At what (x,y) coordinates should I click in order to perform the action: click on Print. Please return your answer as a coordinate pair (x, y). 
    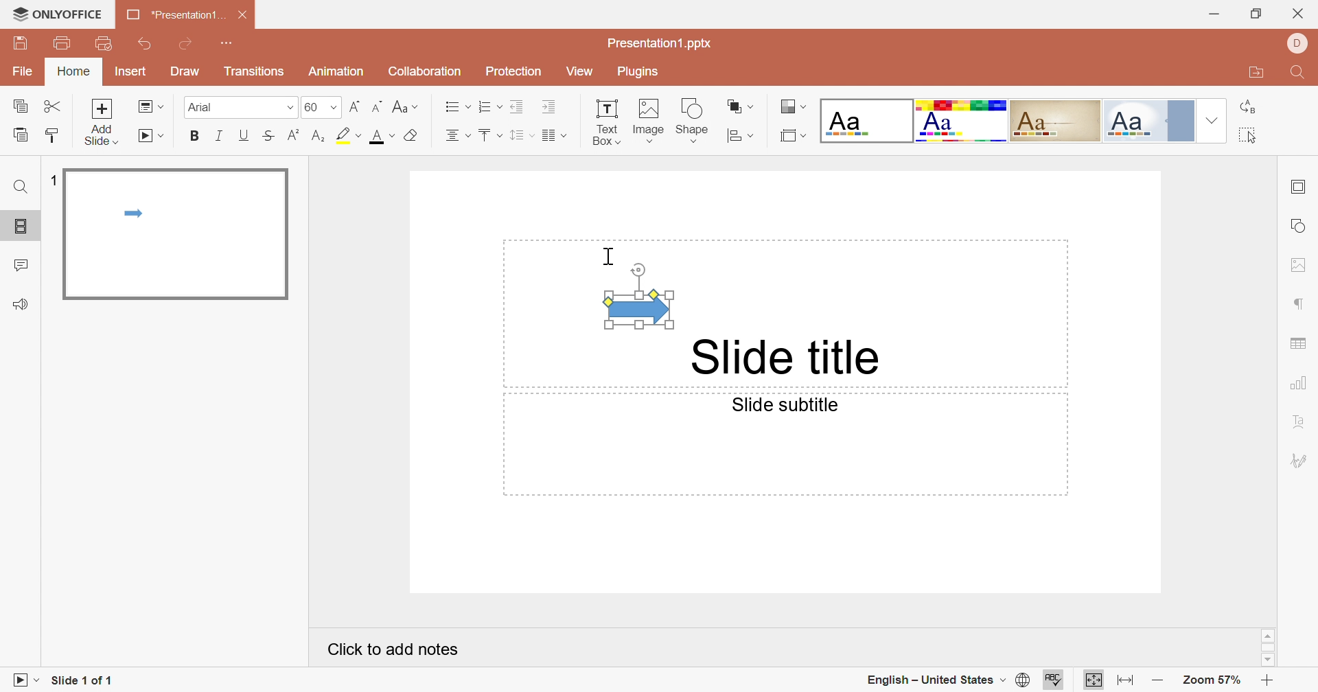
    Looking at the image, I should click on (62, 43).